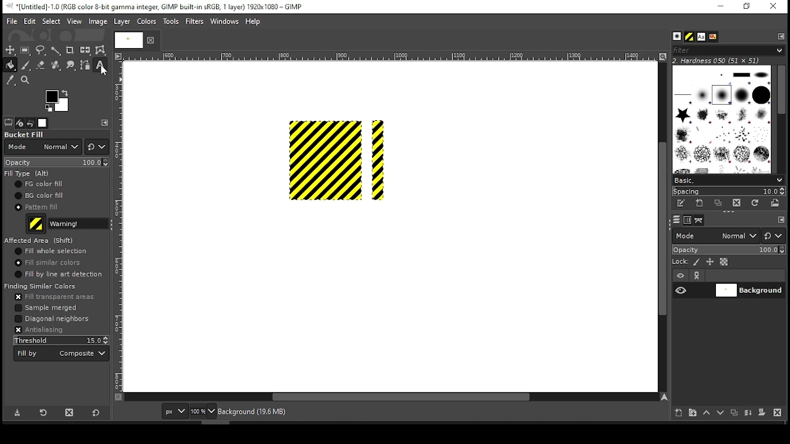  Describe the element at coordinates (697, 276) in the screenshot. I see `link` at that location.